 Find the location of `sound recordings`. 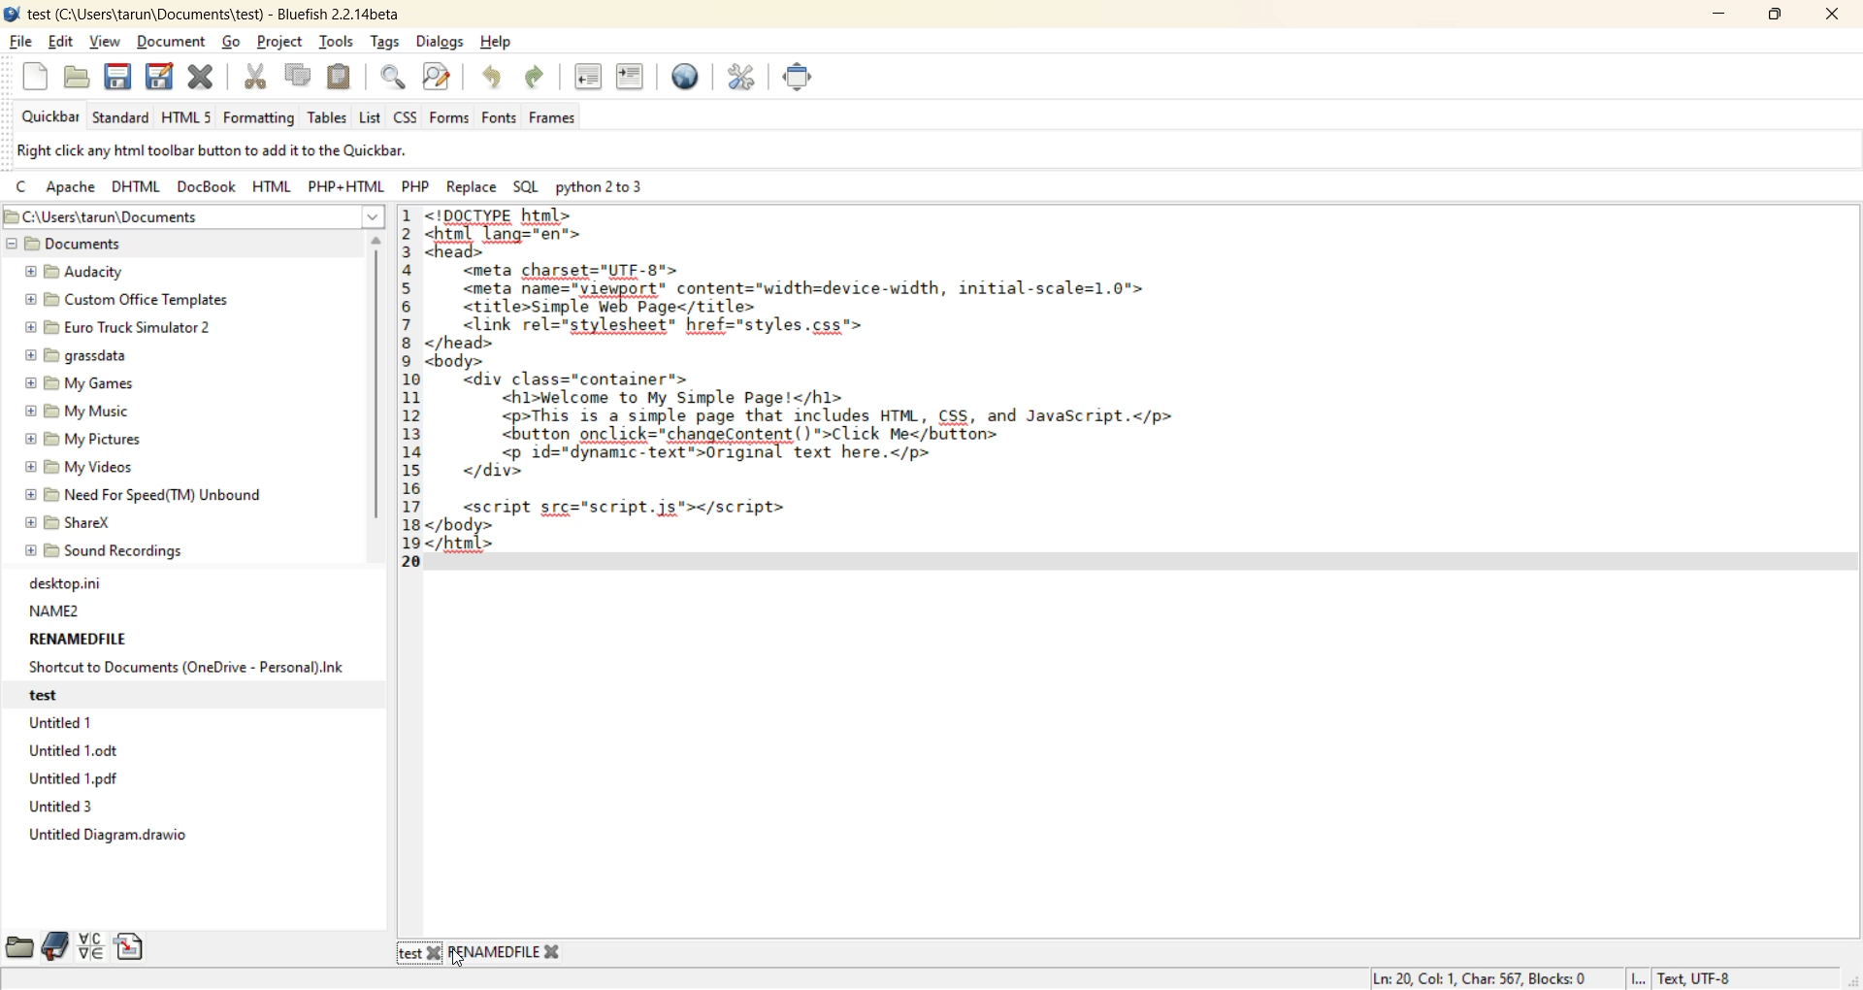

sound recordings is located at coordinates (125, 554).